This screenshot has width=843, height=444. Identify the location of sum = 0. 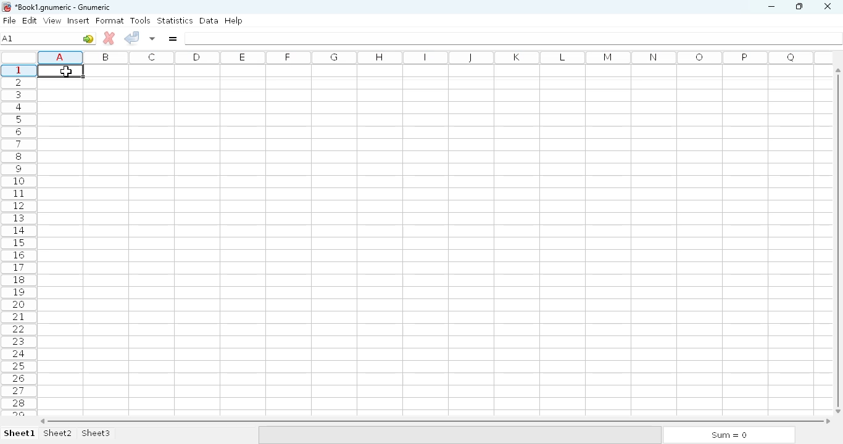
(728, 435).